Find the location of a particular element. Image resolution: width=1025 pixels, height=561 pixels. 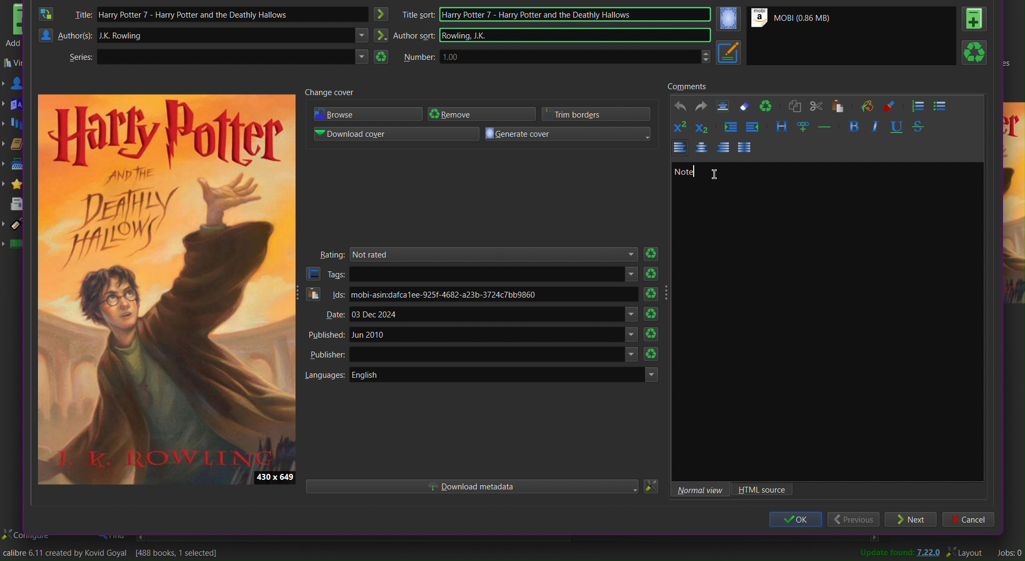

Rating is located at coordinates (330, 252).